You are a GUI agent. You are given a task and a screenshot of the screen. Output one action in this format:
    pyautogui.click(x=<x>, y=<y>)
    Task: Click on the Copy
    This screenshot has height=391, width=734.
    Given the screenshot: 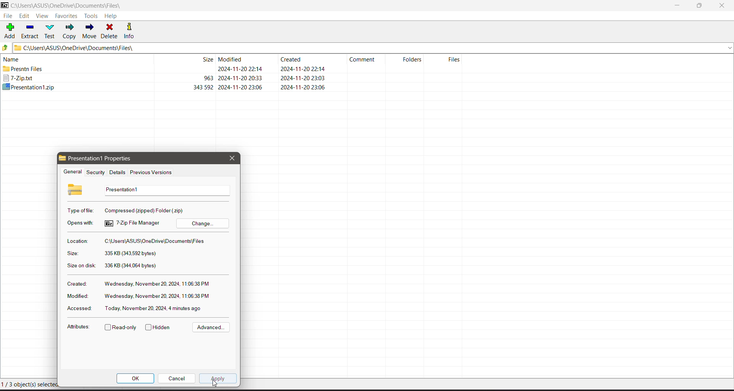 What is the action you would take?
    pyautogui.click(x=70, y=31)
    